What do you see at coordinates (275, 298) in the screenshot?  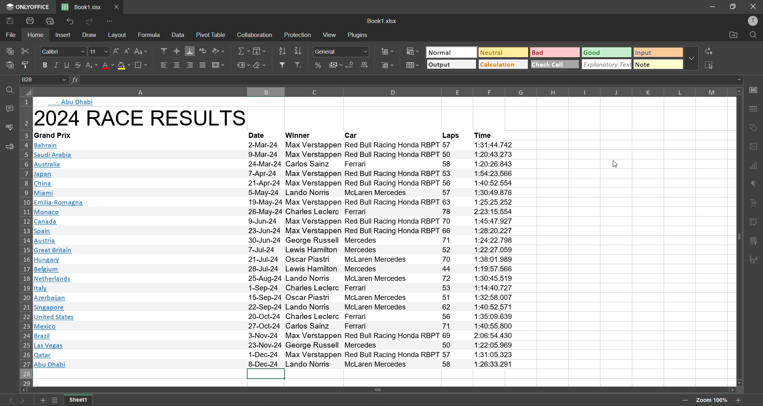 I see `Azerbaijan 19-Sep-24 Oscar rFiastn McLaren Mercedes 21 1:32:98.007` at bounding box center [275, 298].